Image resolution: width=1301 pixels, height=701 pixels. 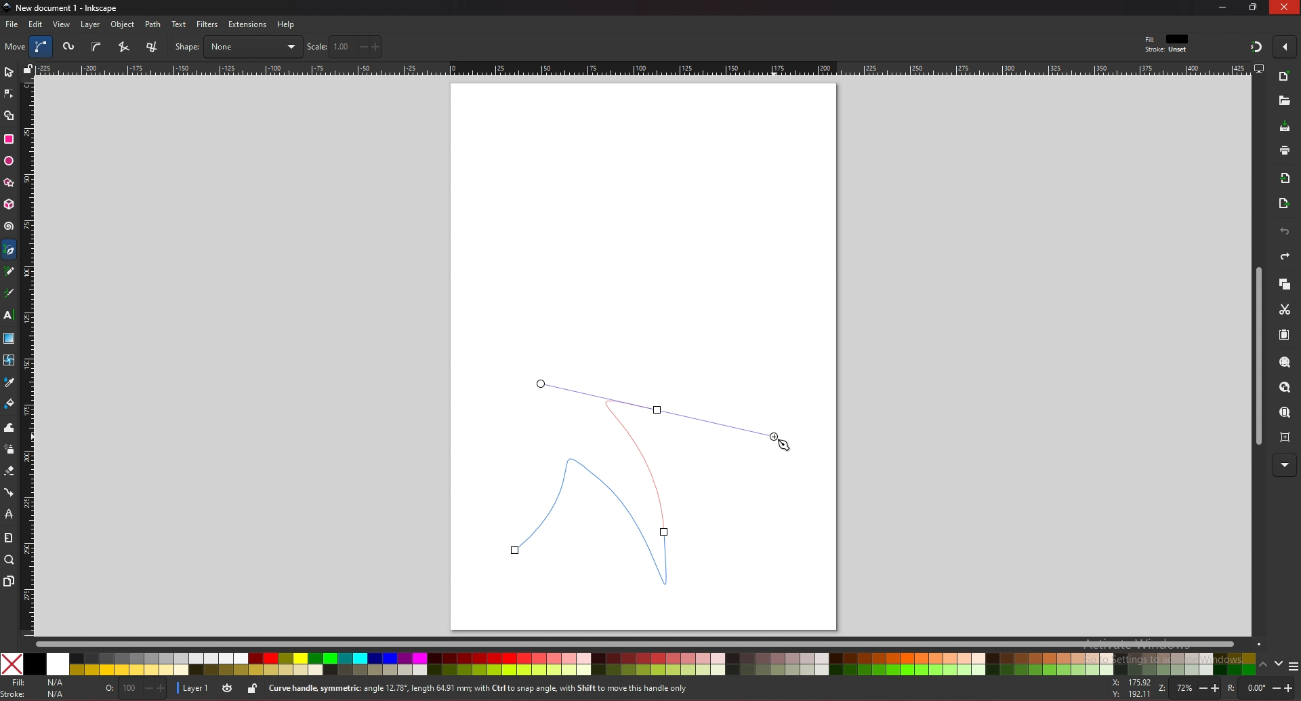 I want to click on scroll bar, so click(x=1256, y=357).